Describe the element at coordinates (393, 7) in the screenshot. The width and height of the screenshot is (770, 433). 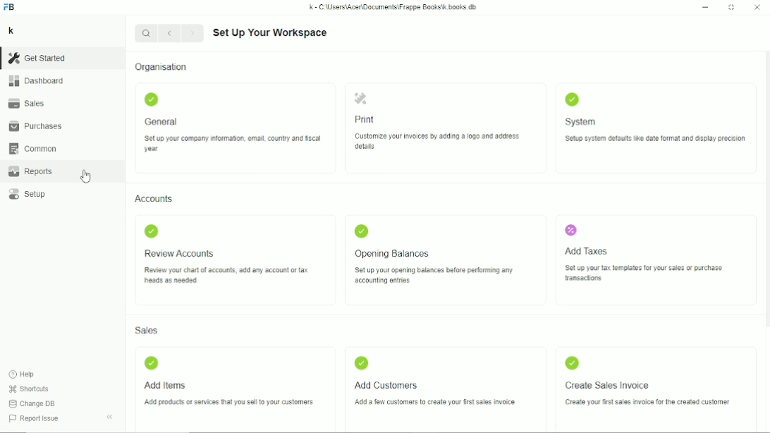
I see `k - C:\Users\Acer\Documents\Frappe books\k.books.db` at that location.